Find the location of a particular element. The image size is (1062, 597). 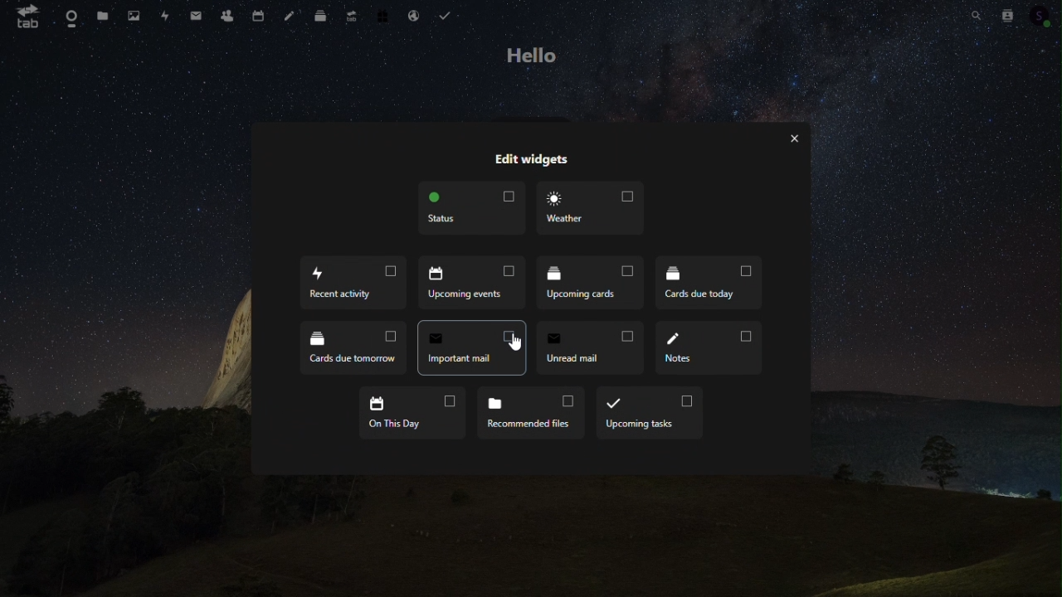

Upcoming events is located at coordinates (475, 284).